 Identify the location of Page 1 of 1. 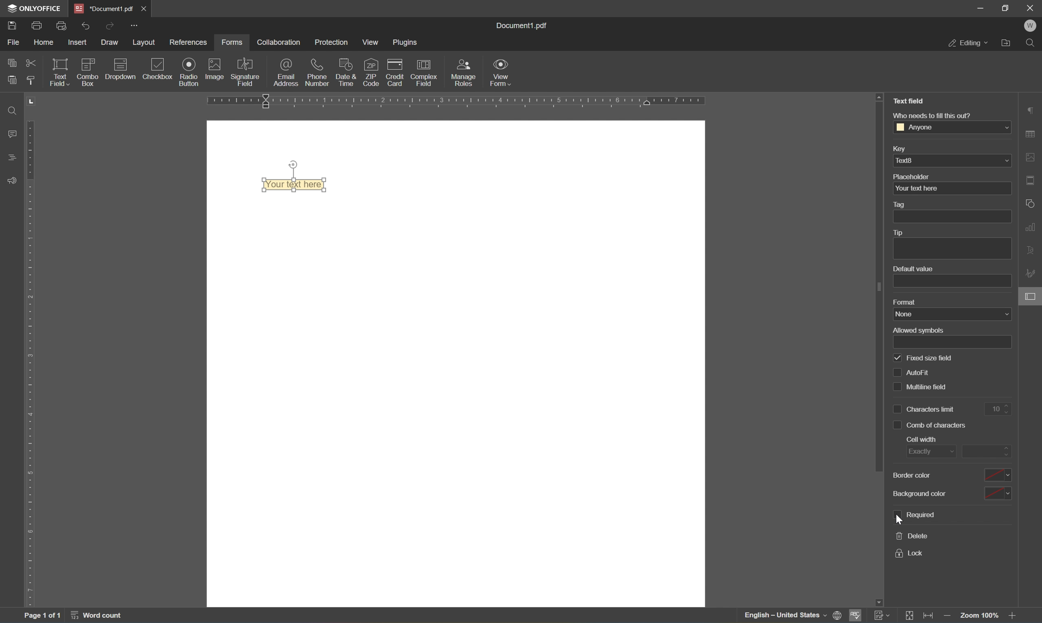
(42, 617).